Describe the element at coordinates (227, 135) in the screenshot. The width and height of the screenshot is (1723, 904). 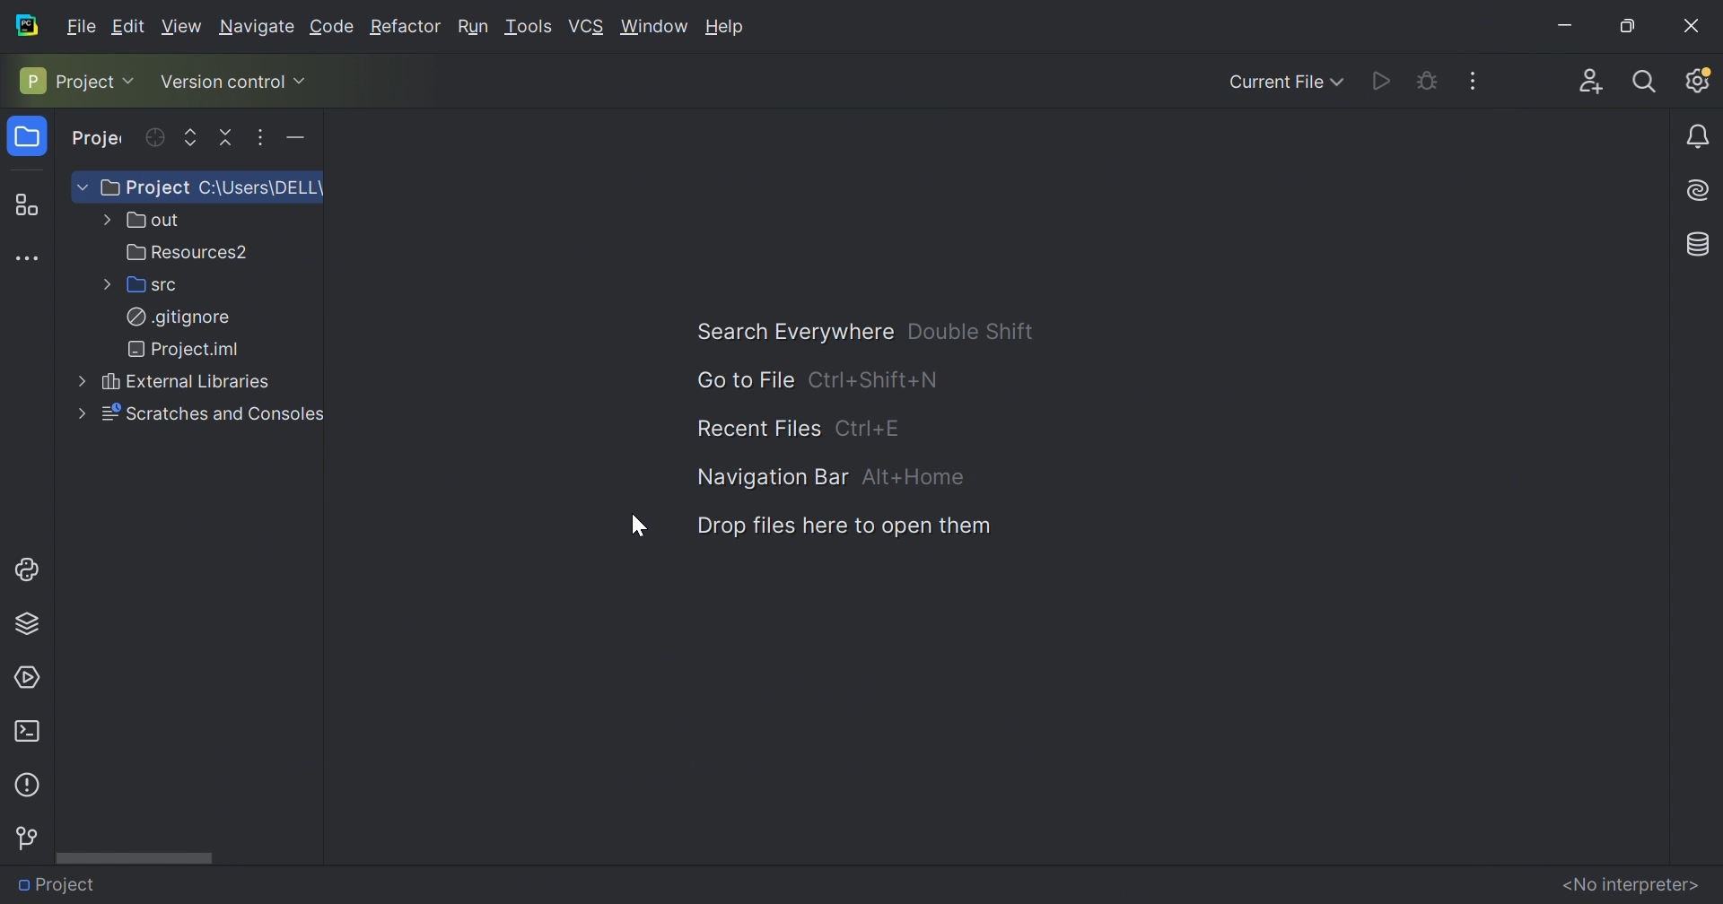
I see `Collapse all` at that location.